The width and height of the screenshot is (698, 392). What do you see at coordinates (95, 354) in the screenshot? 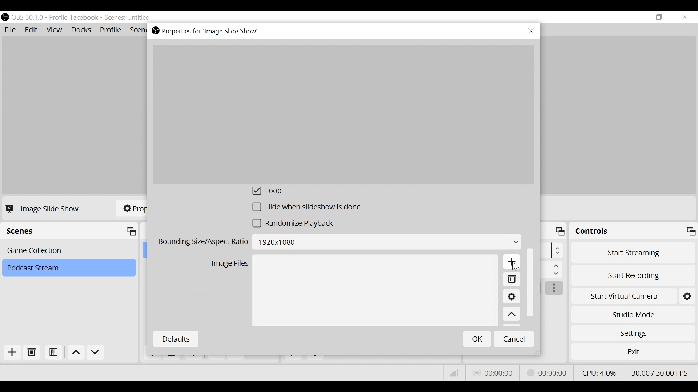
I see `Move Down` at bounding box center [95, 354].